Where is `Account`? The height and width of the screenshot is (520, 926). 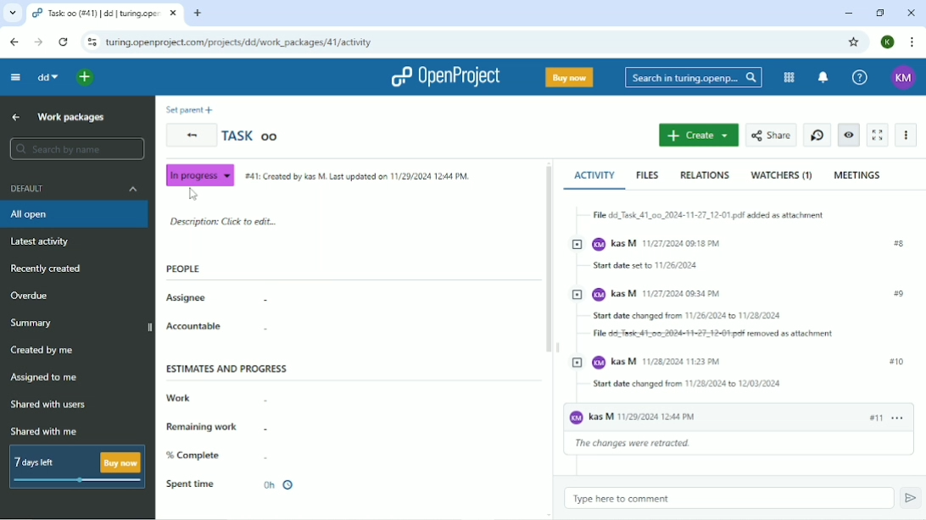 Account is located at coordinates (903, 78).